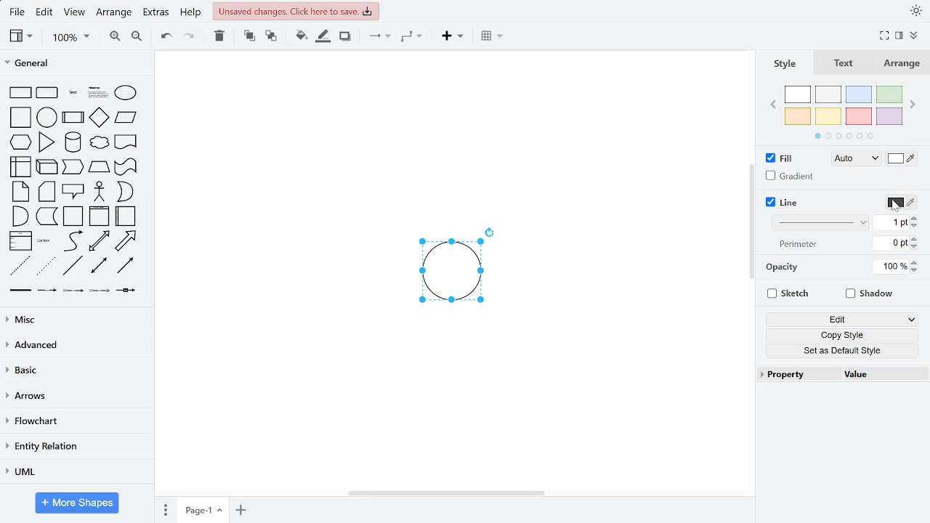 Image resolution: width=930 pixels, height=523 pixels. Describe the element at coordinates (127, 266) in the screenshot. I see `directional connector` at that location.